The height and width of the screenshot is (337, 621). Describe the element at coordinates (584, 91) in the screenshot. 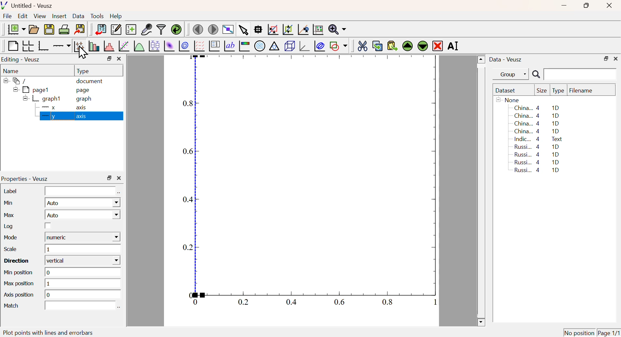

I see `Filename` at that location.